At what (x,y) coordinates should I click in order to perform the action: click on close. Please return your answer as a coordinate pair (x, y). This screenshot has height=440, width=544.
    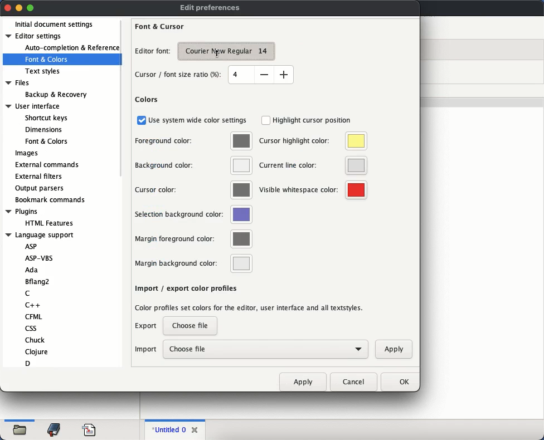
    Looking at the image, I should click on (8, 7).